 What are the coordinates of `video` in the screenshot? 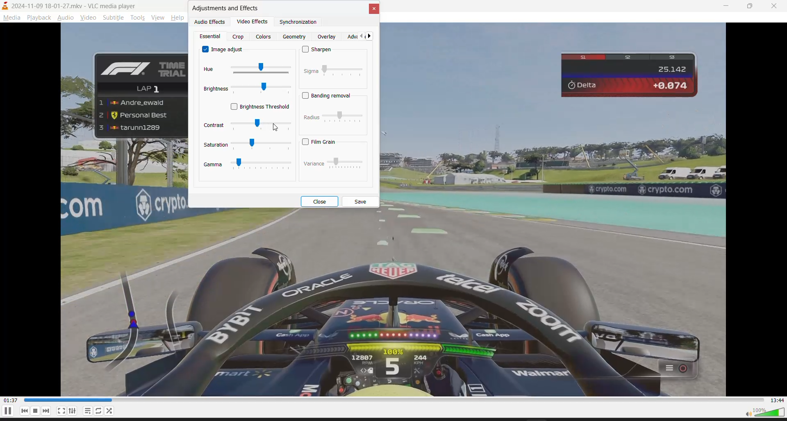 It's located at (86, 18).